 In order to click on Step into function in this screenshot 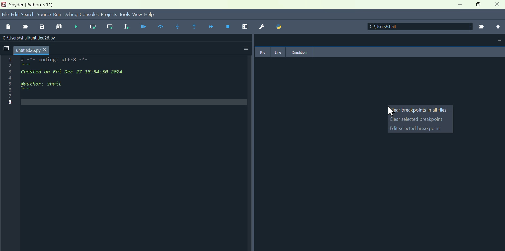, I will do `click(180, 27)`.